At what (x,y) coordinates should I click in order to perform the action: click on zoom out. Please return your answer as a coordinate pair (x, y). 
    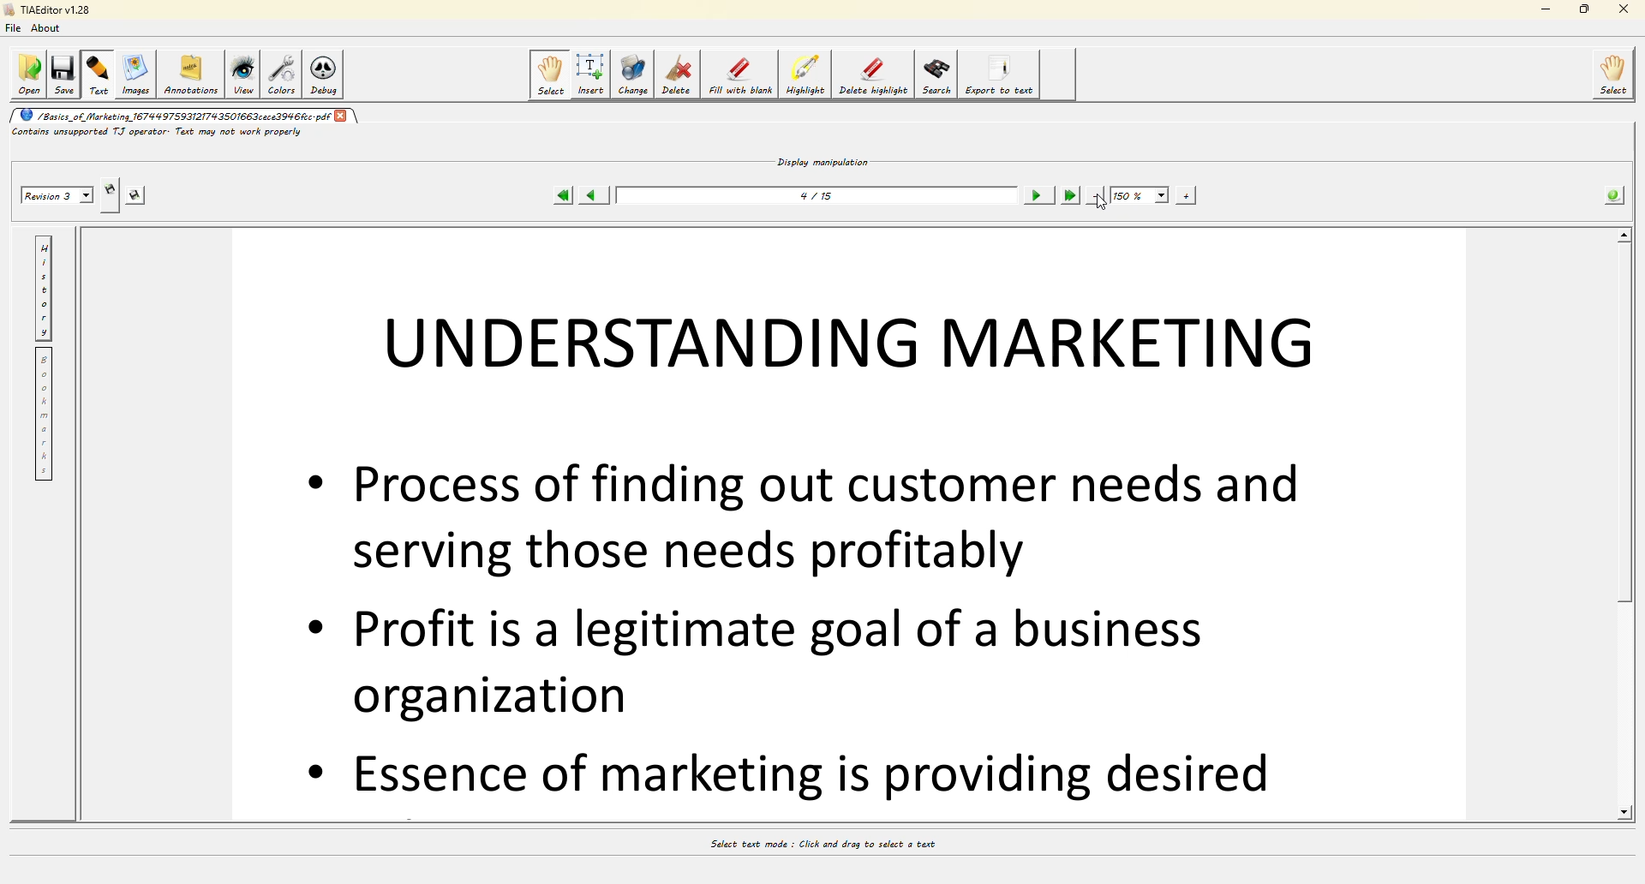
    Looking at the image, I should click on (1094, 195).